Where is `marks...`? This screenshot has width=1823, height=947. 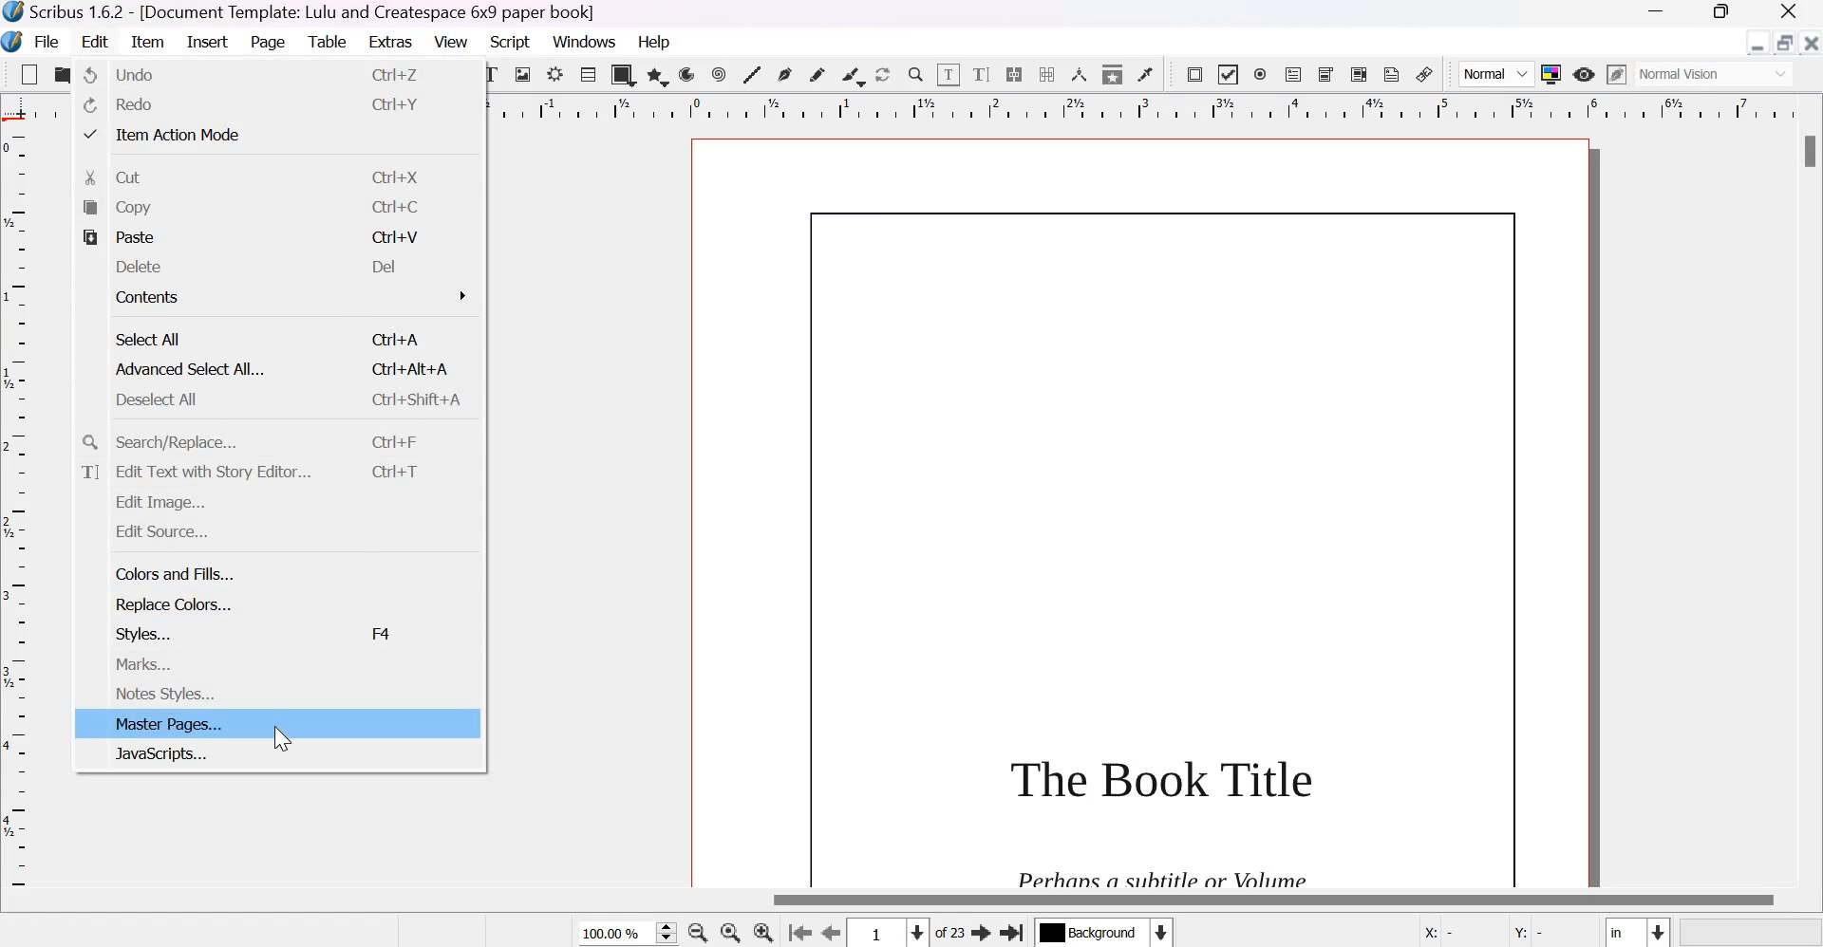
marks... is located at coordinates (146, 664).